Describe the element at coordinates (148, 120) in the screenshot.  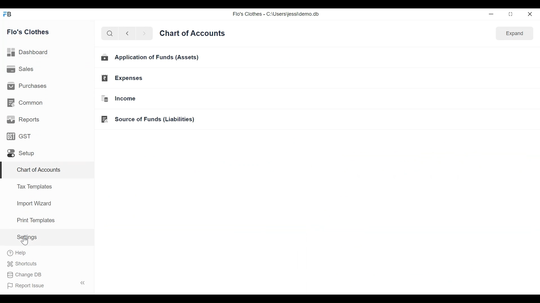
I see `source of funds (liabilities)` at that location.